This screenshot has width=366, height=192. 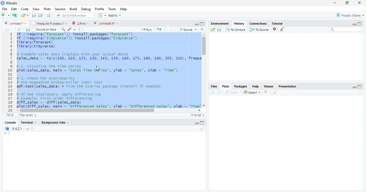 I want to click on Restore Down, so click(x=347, y=3).